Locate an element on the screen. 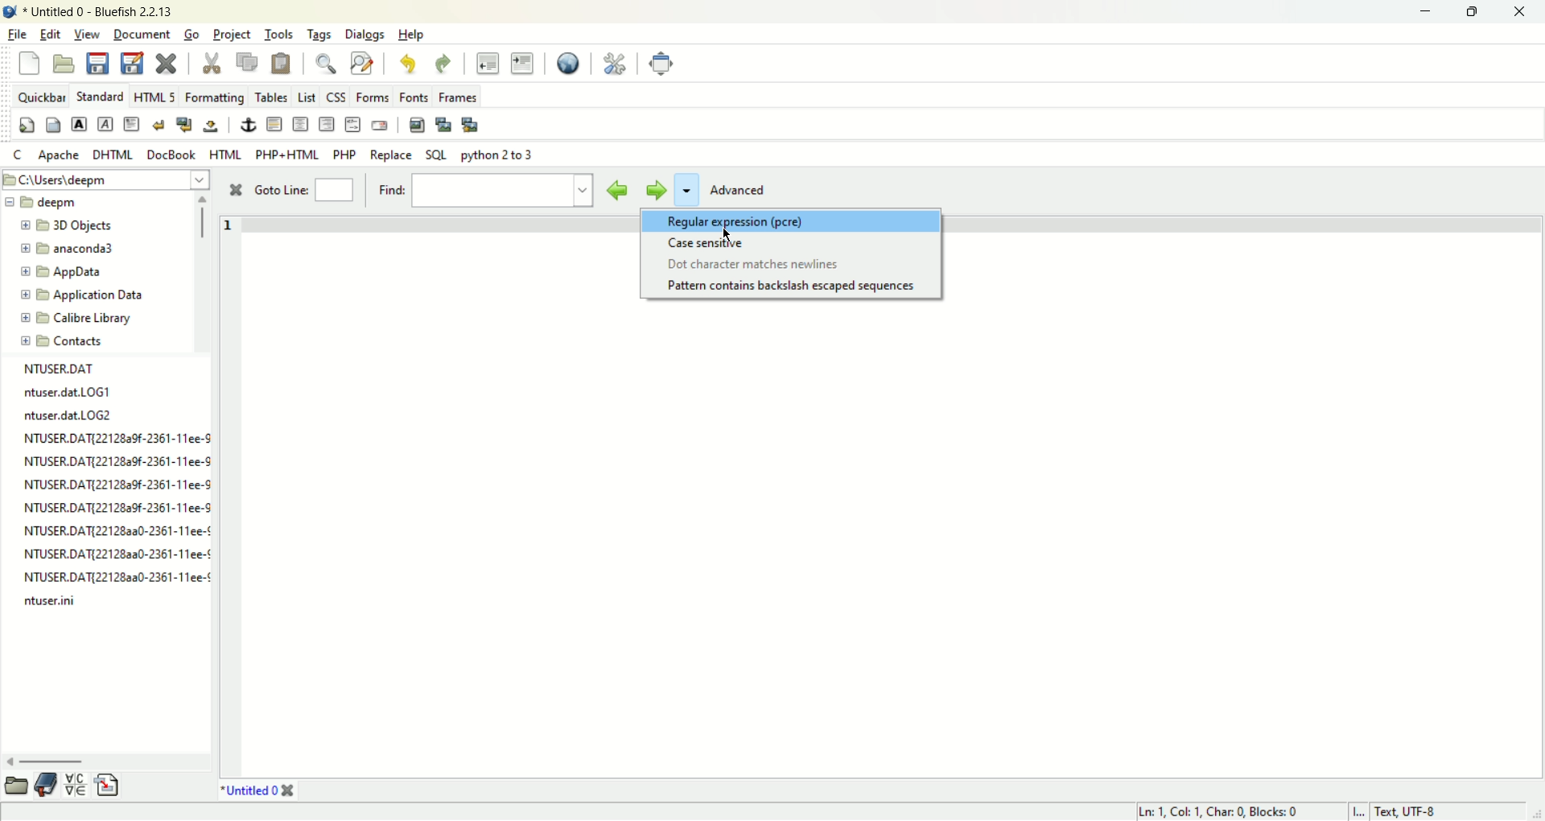 The width and height of the screenshot is (1545, 821). application data is located at coordinates (82, 295).